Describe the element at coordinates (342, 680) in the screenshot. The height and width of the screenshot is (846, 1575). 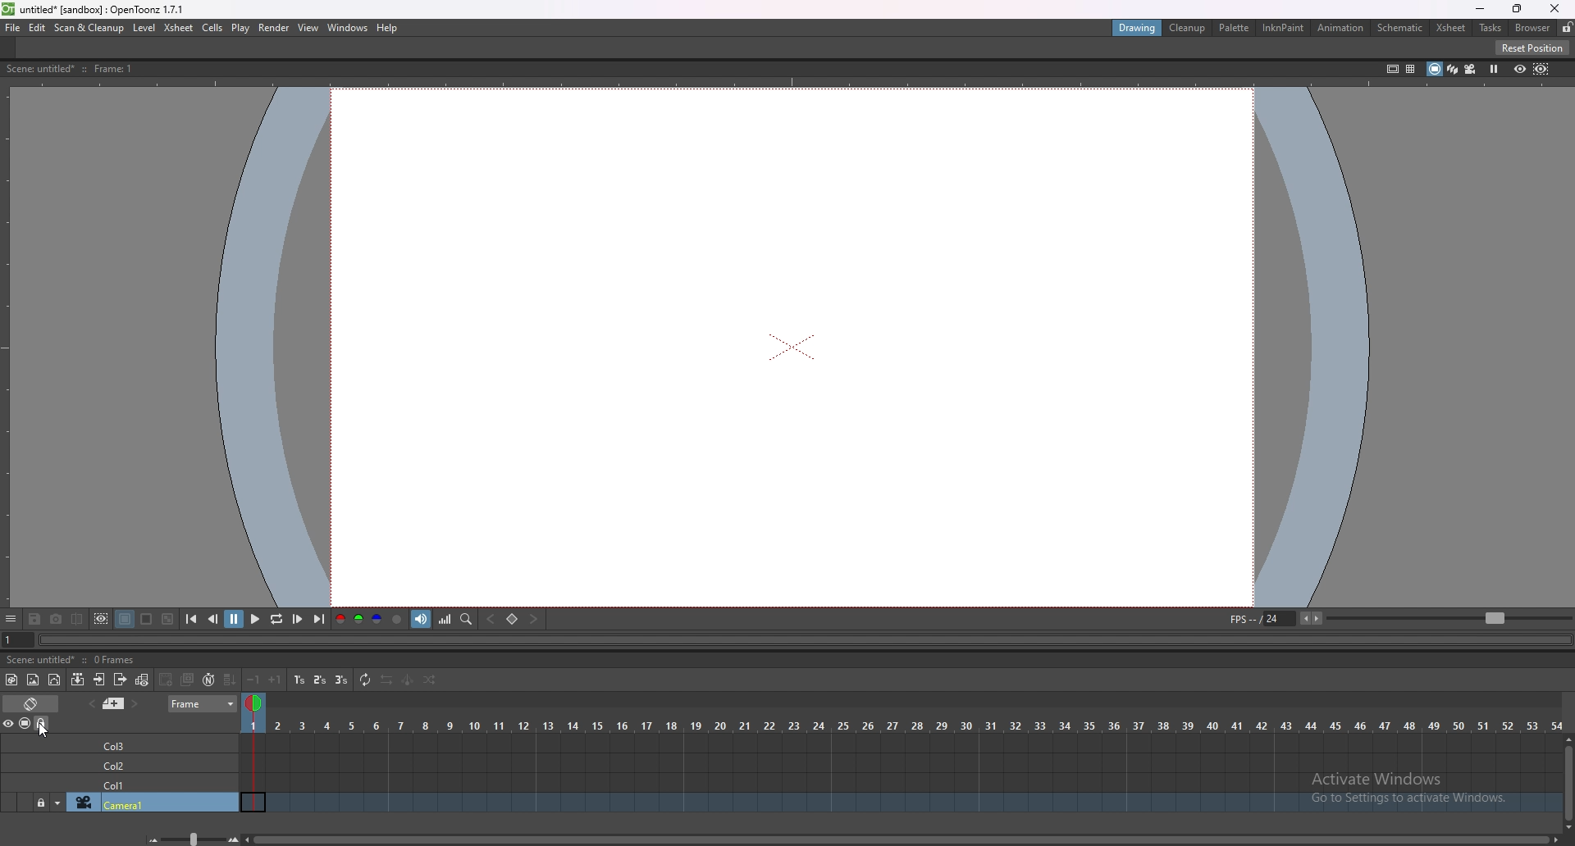
I see `reframe on 3s` at that location.